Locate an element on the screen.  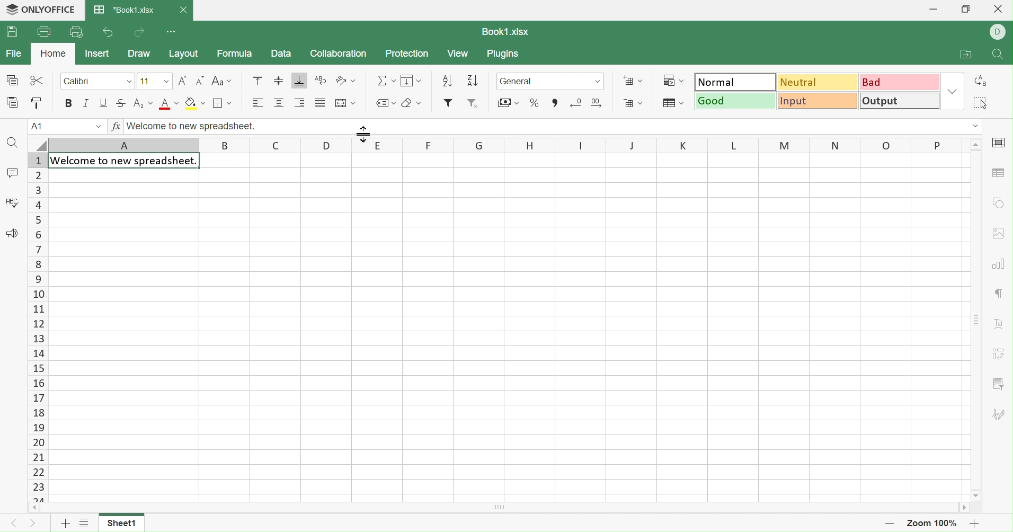
Check Spelling is located at coordinates (13, 201).